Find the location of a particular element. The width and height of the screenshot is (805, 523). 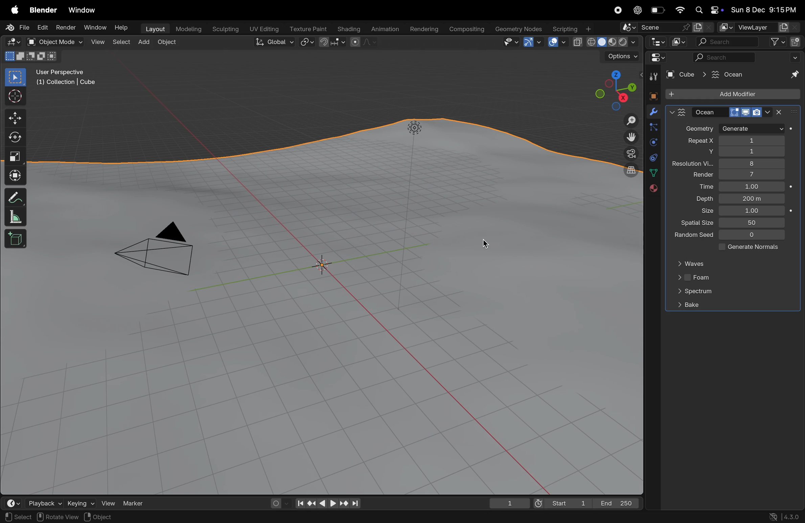

keying is located at coordinates (79, 503).